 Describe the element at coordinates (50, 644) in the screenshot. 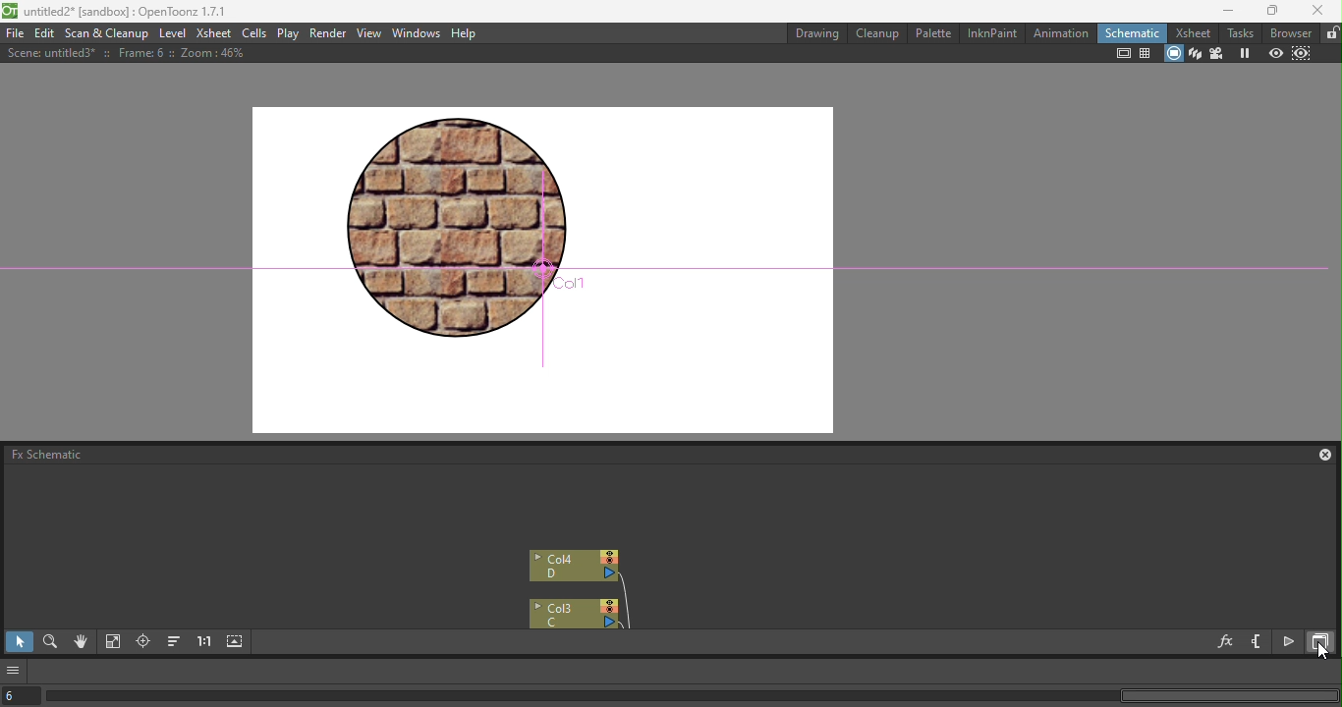

I see `Zoom mode` at that location.